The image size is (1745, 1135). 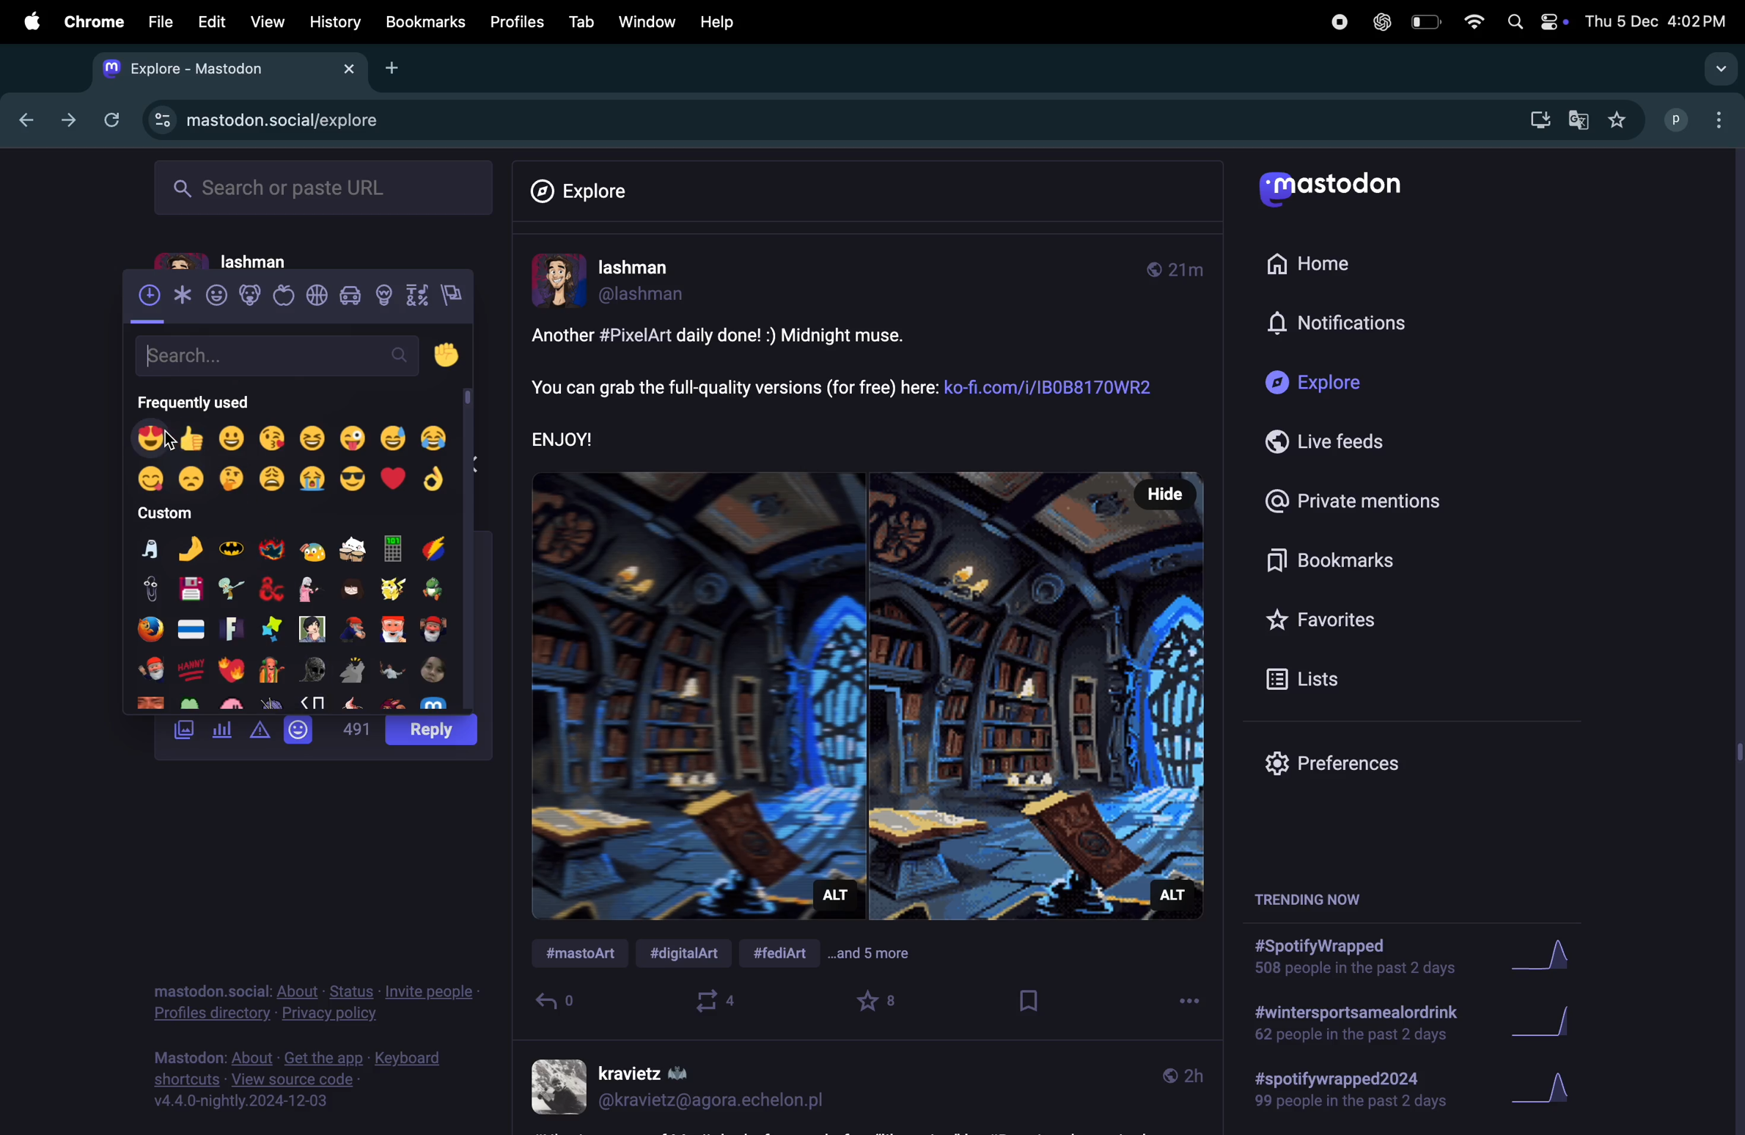 I want to click on Explore, so click(x=1352, y=386).